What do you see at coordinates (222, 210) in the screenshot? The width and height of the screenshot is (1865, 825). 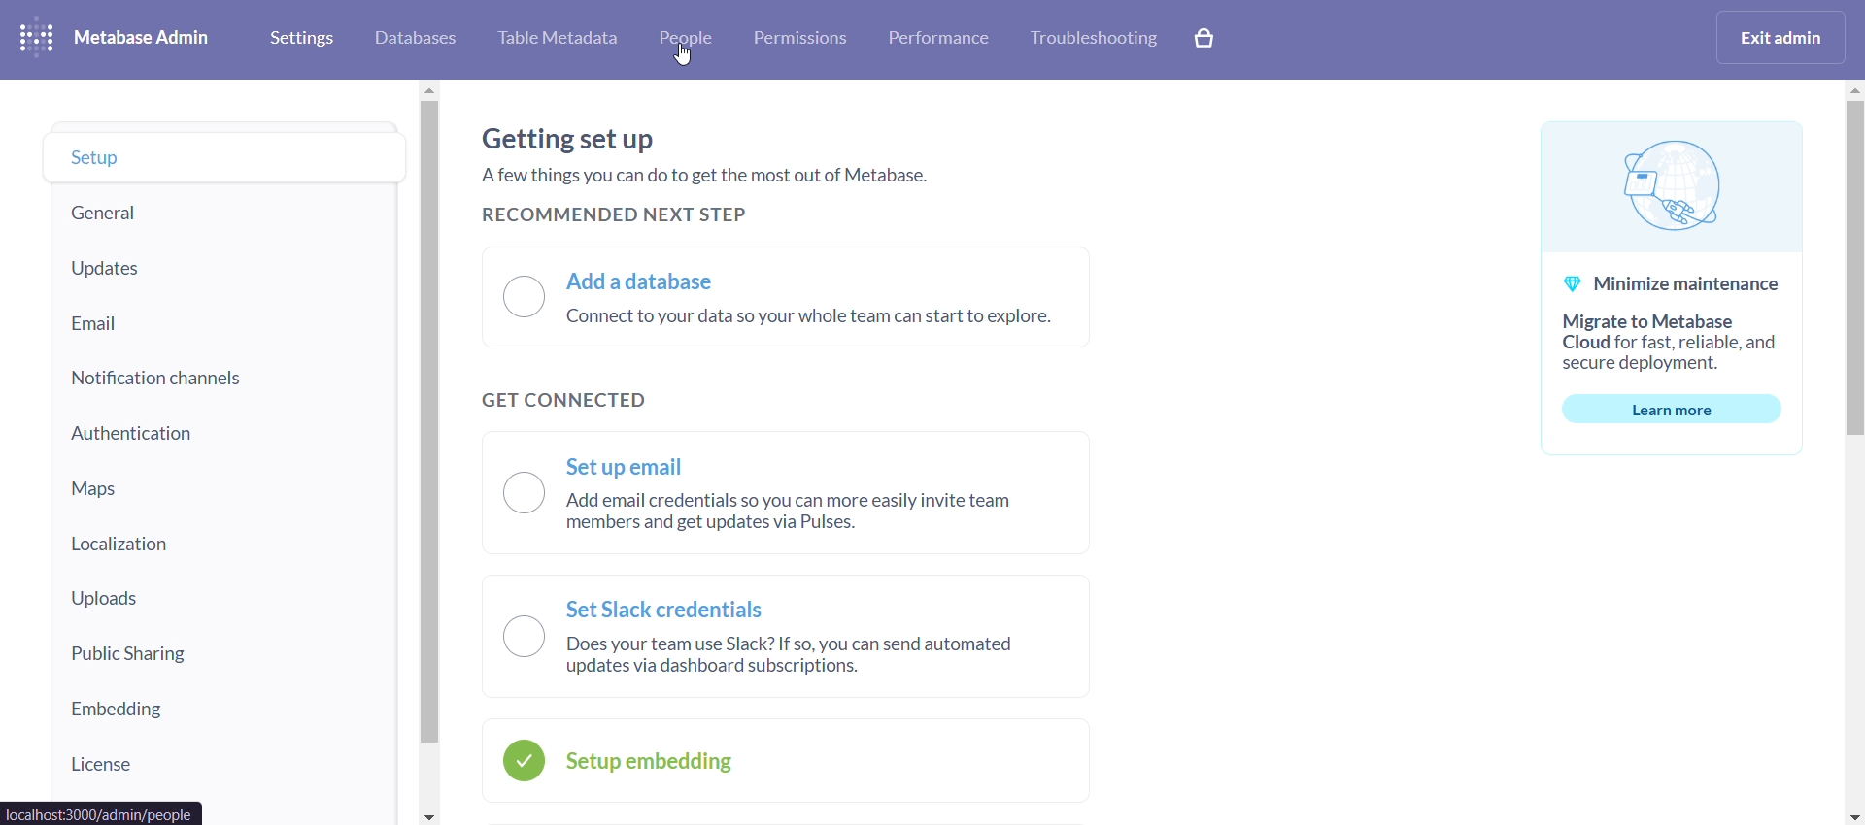 I see `general` at bounding box center [222, 210].